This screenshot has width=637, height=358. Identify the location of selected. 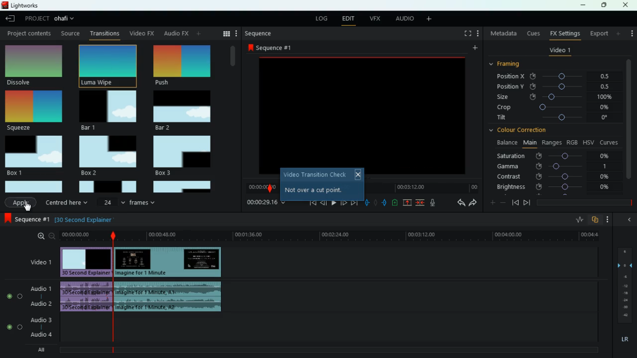
(184, 66).